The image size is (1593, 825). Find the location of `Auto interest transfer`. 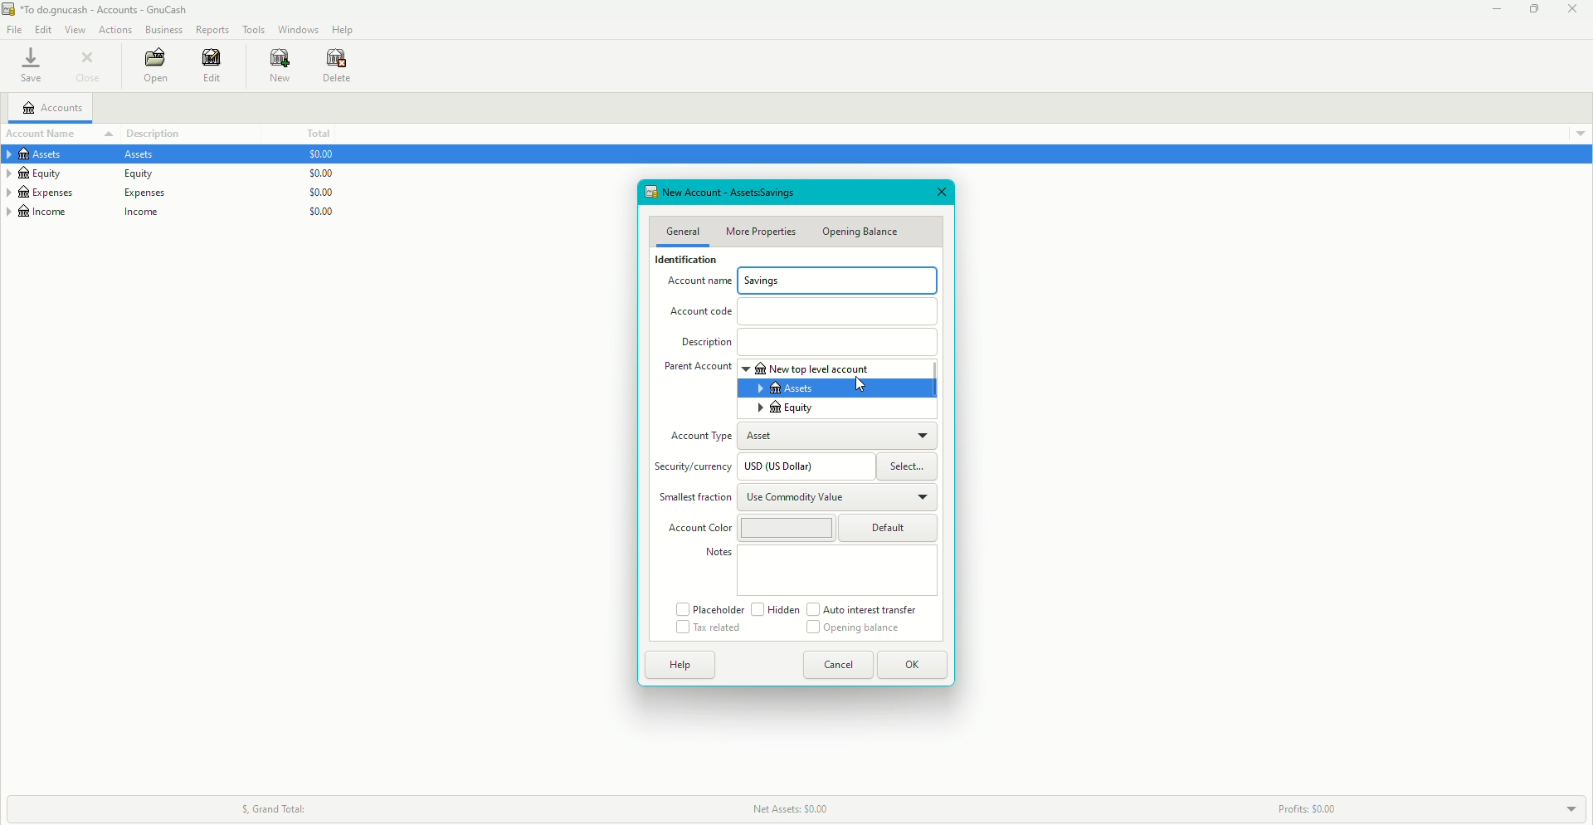

Auto interest transfer is located at coordinates (865, 609).